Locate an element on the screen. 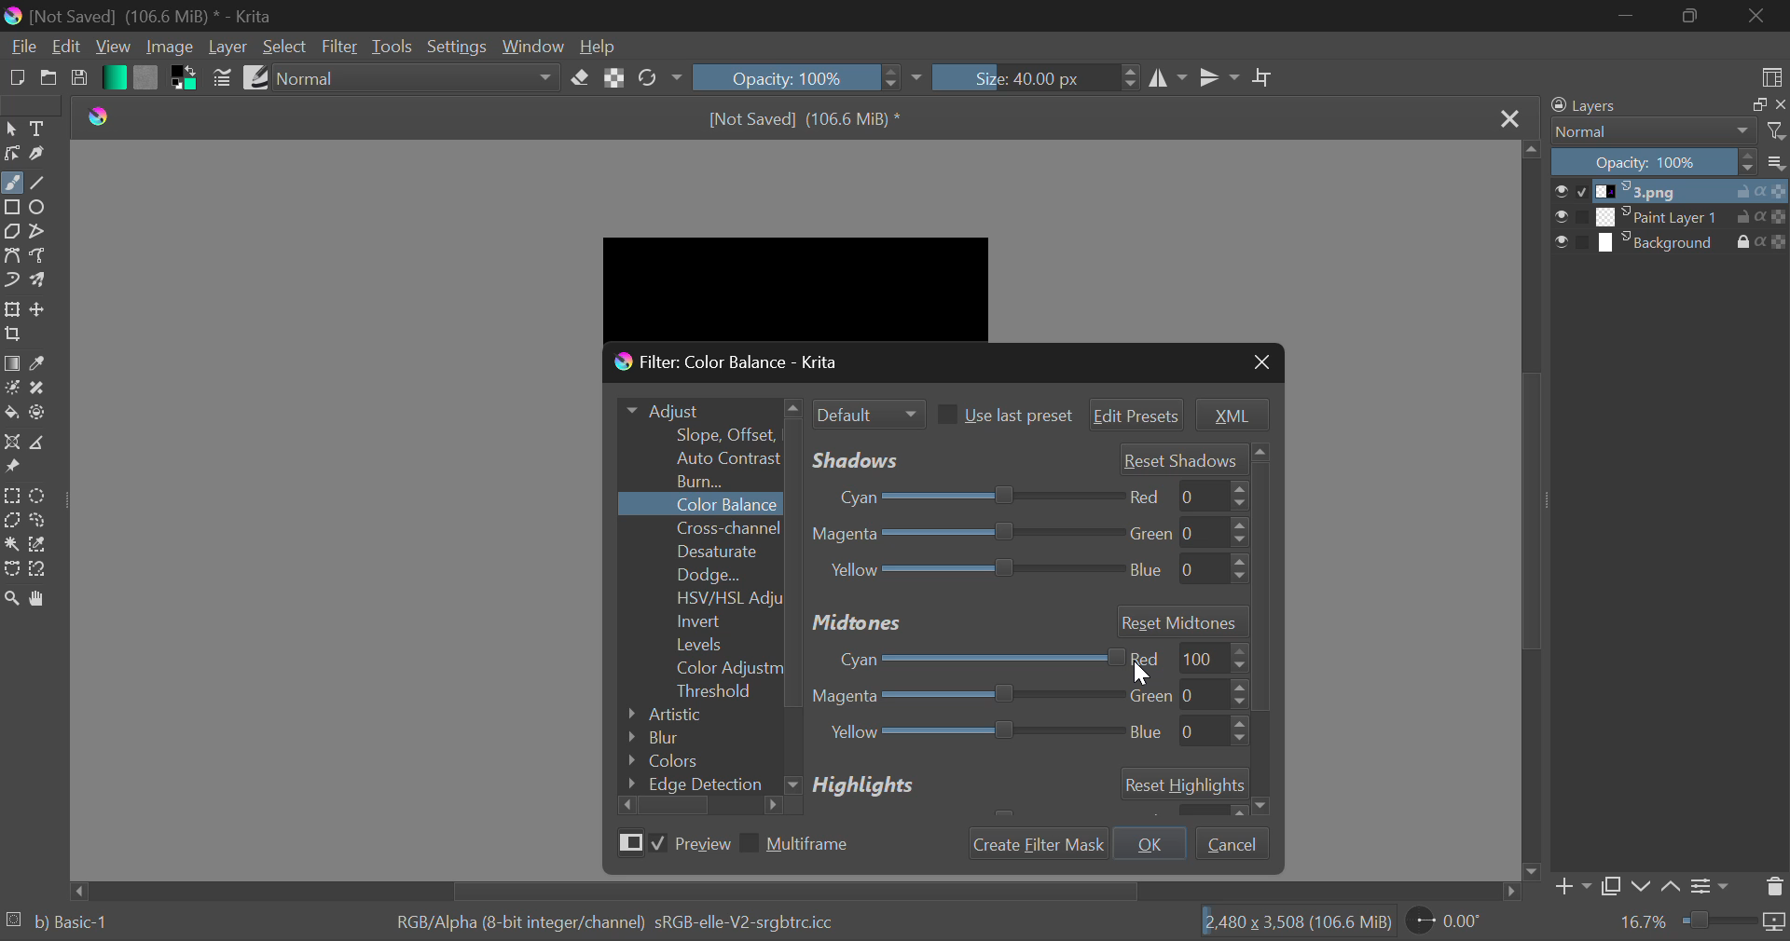 The height and width of the screenshot is (941, 1790). Midtones Section Header is located at coordinates (1027, 621).